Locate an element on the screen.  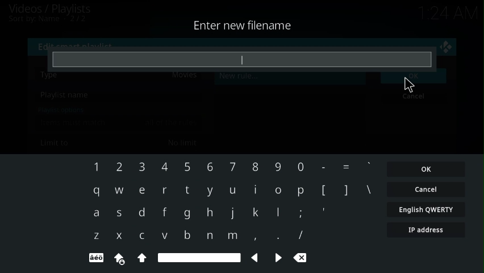
all of the rules is located at coordinates (171, 122).